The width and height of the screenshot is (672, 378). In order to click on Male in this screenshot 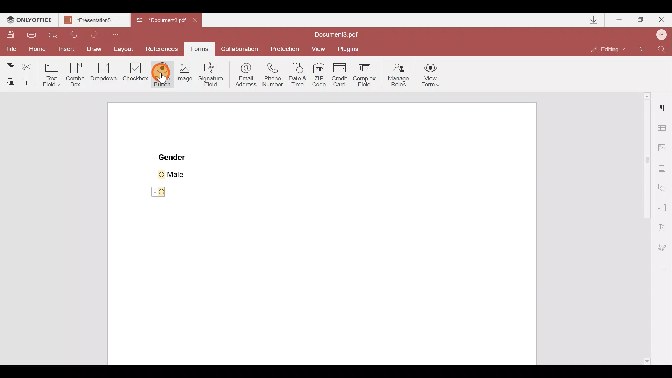, I will do `click(181, 173)`.